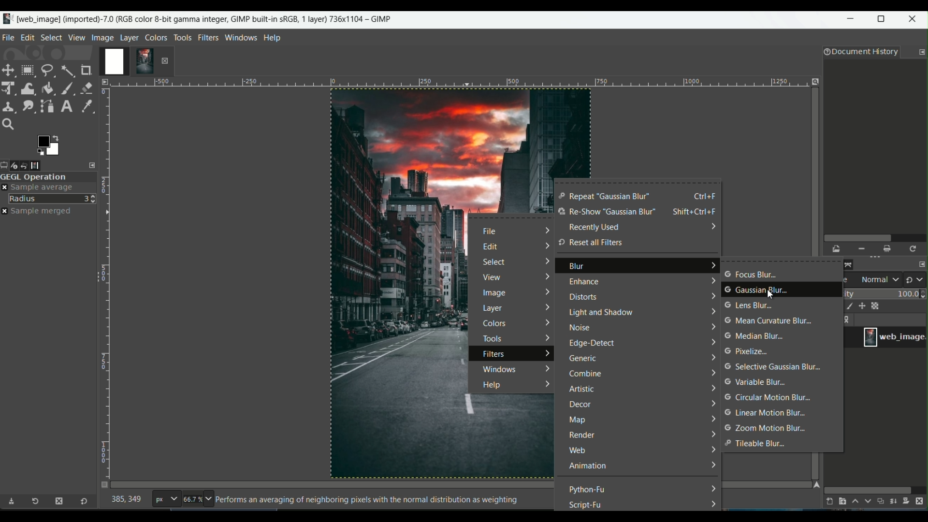  I want to click on scroll bar, so click(873, 237).